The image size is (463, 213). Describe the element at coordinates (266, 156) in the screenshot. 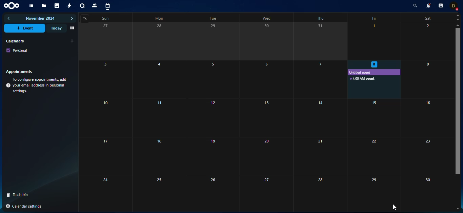

I see `20` at that location.